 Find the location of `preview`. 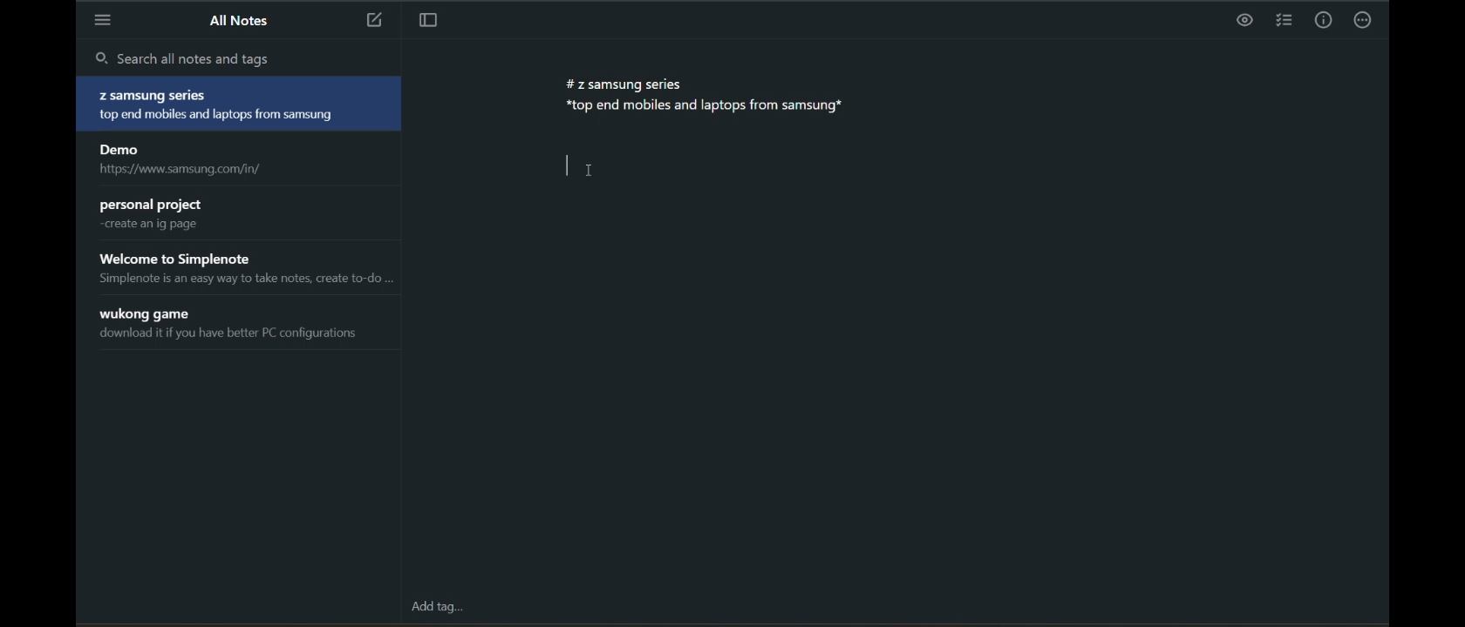

preview is located at coordinates (1244, 20).